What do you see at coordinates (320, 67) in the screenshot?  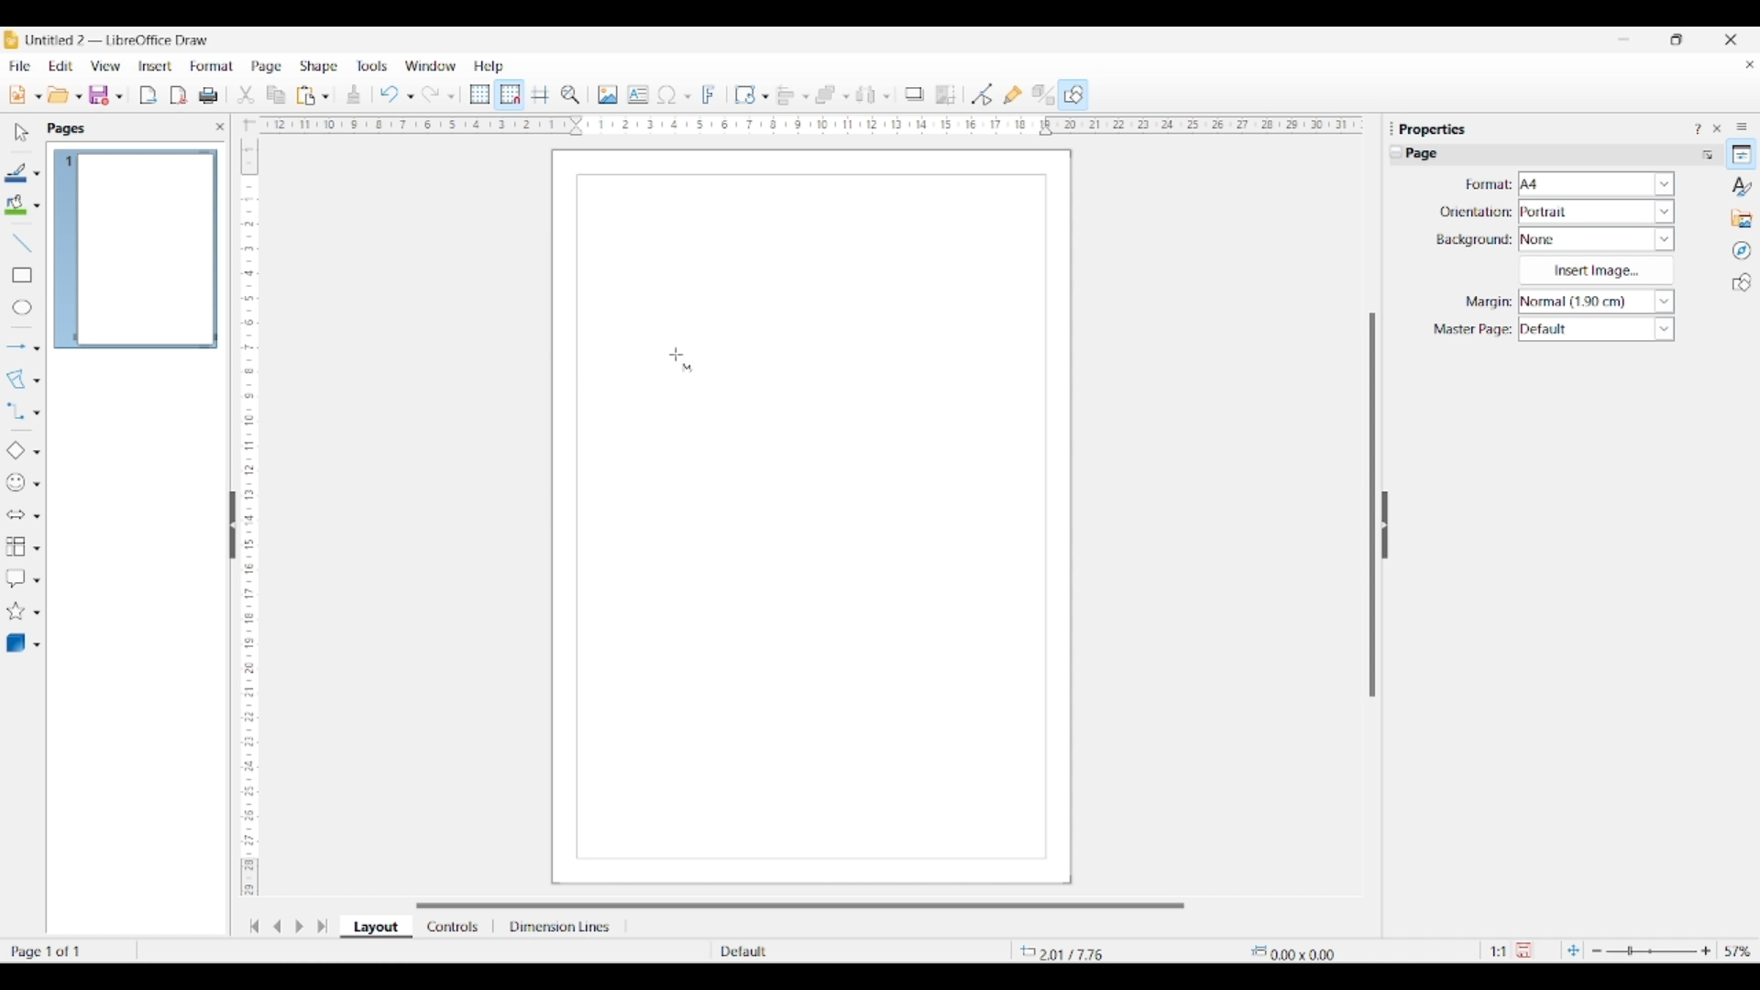 I see `Shape` at bounding box center [320, 67].